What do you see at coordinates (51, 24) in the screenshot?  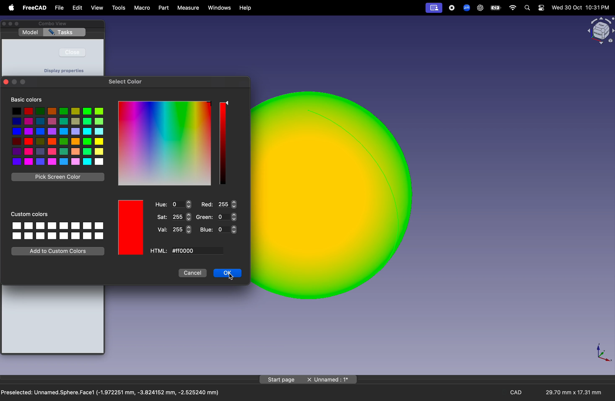 I see `Combo view` at bounding box center [51, 24].